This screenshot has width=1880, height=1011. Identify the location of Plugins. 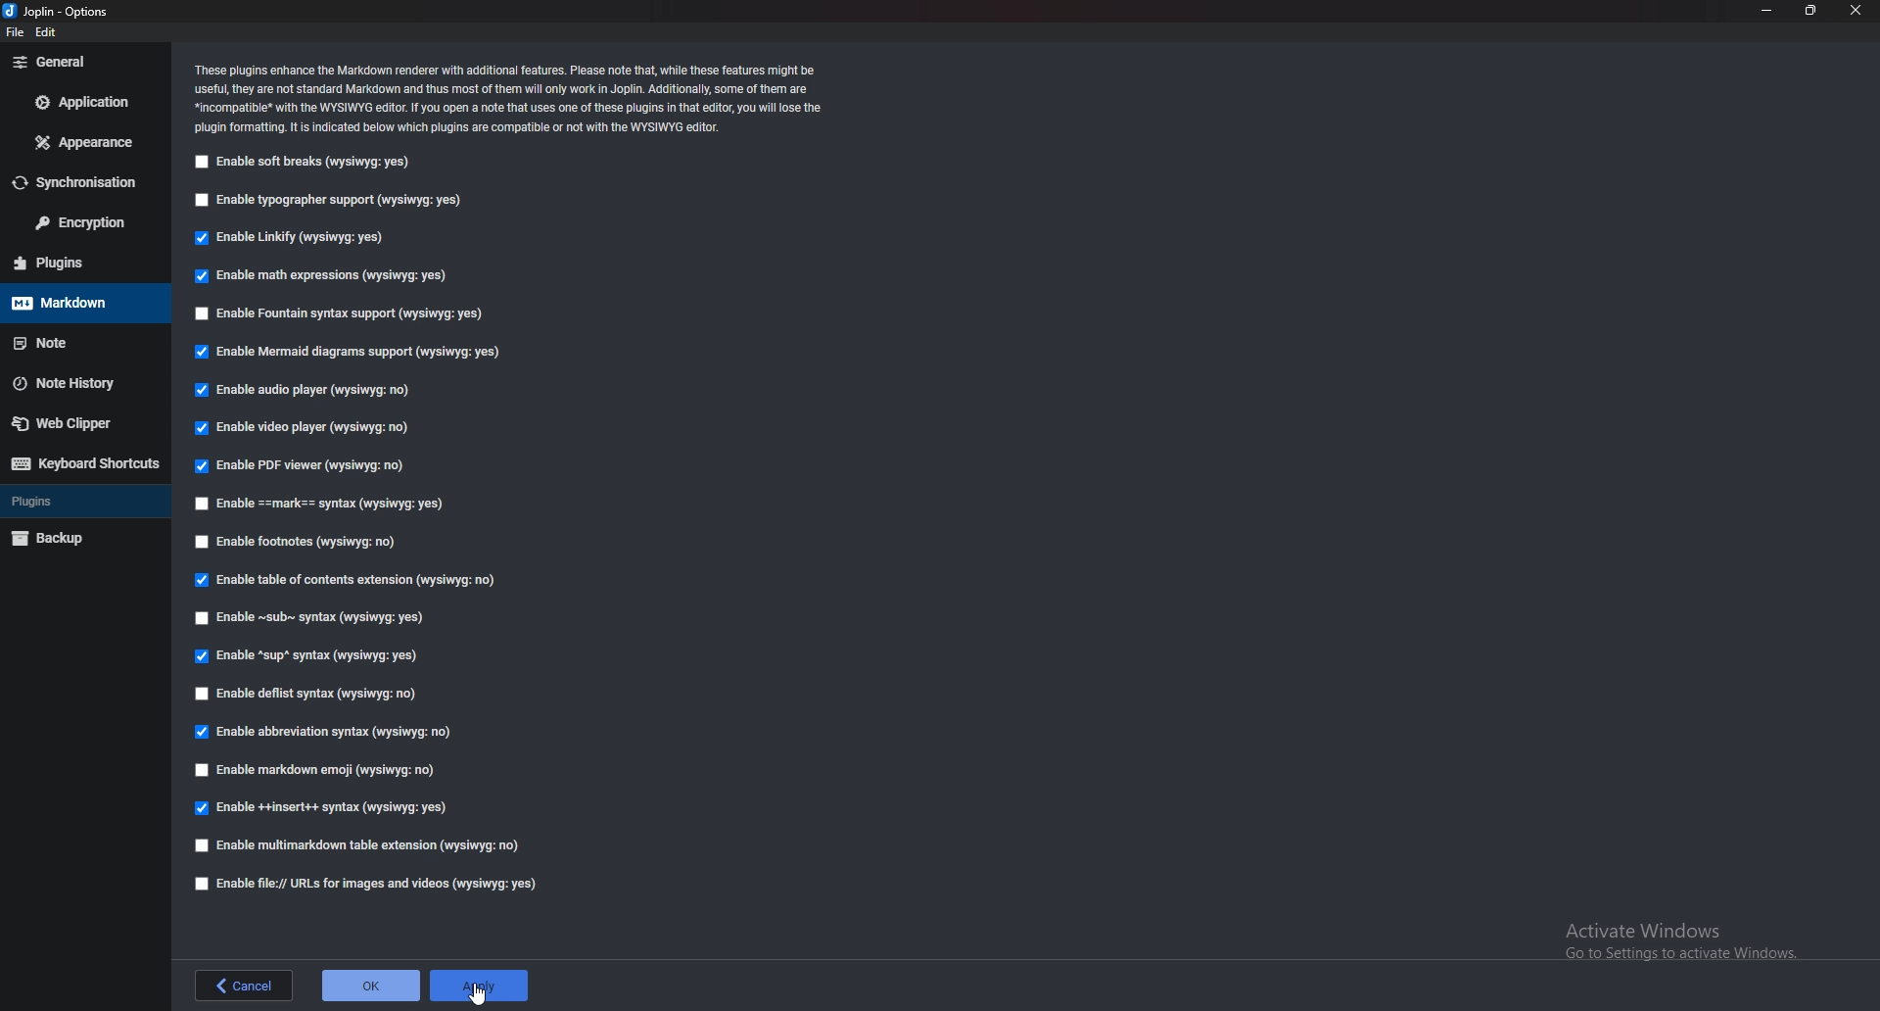
(72, 263).